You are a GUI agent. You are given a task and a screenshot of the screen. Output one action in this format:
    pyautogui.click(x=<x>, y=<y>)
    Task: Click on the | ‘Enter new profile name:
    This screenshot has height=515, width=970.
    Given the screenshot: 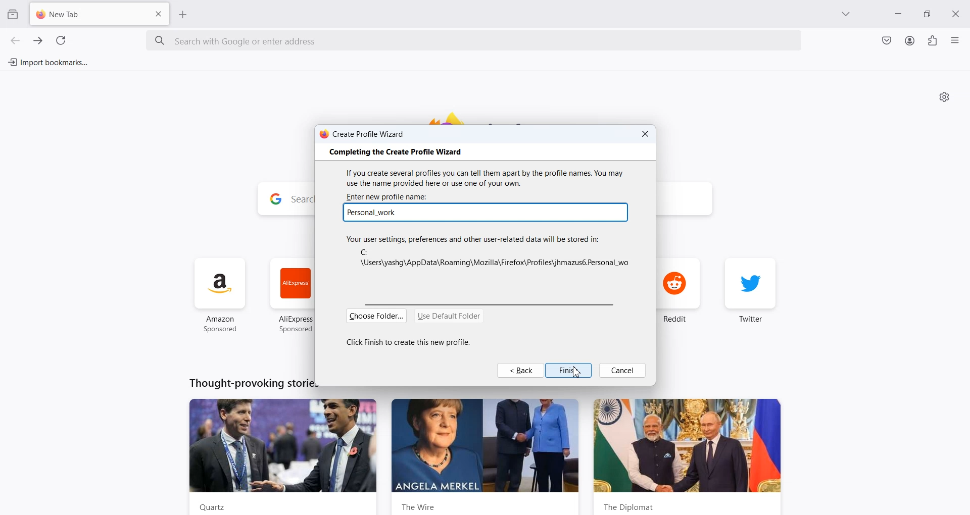 What is the action you would take?
    pyautogui.click(x=384, y=196)
    